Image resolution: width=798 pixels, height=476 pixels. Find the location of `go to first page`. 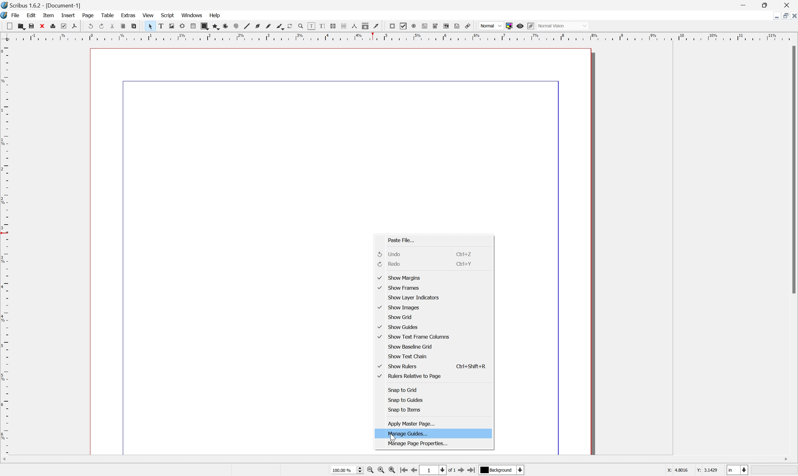

go to first page is located at coordinates (404, 470).